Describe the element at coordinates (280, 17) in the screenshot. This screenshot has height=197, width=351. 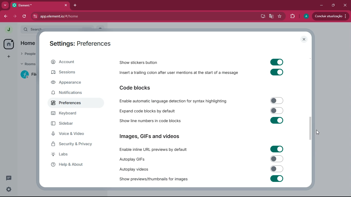
I see `bookmark` at that location.